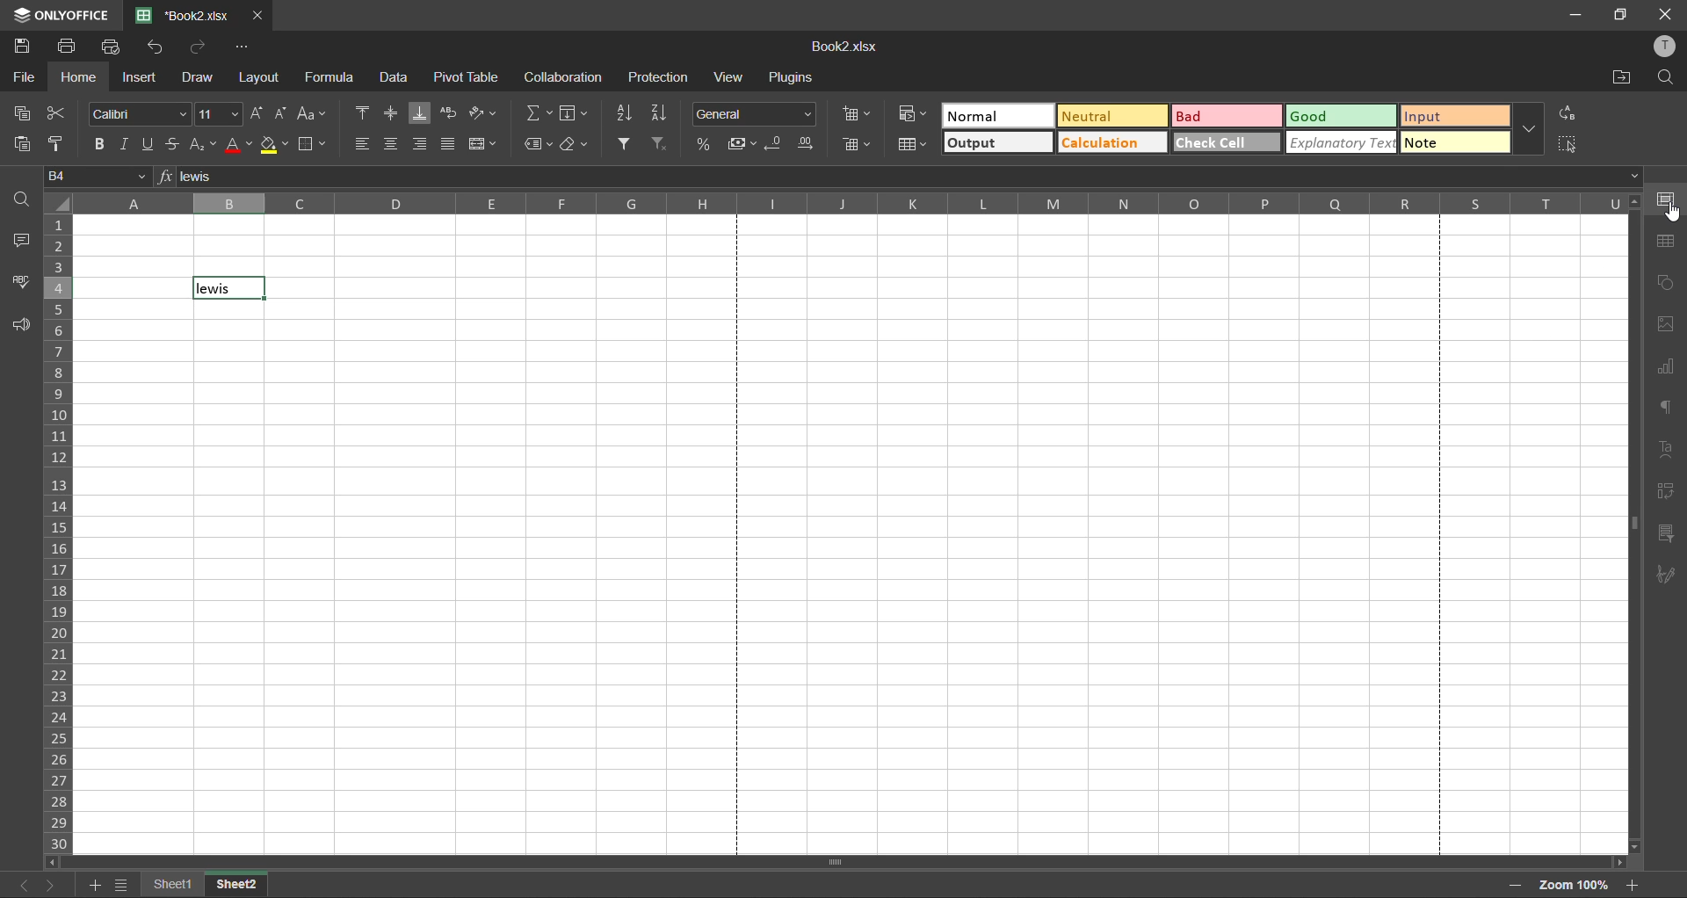 This screenshot has width=1687, height=898. What do you see at coordinates (449, 143) in the screenshot?
I see `justified` at bounding box center [449, 143].